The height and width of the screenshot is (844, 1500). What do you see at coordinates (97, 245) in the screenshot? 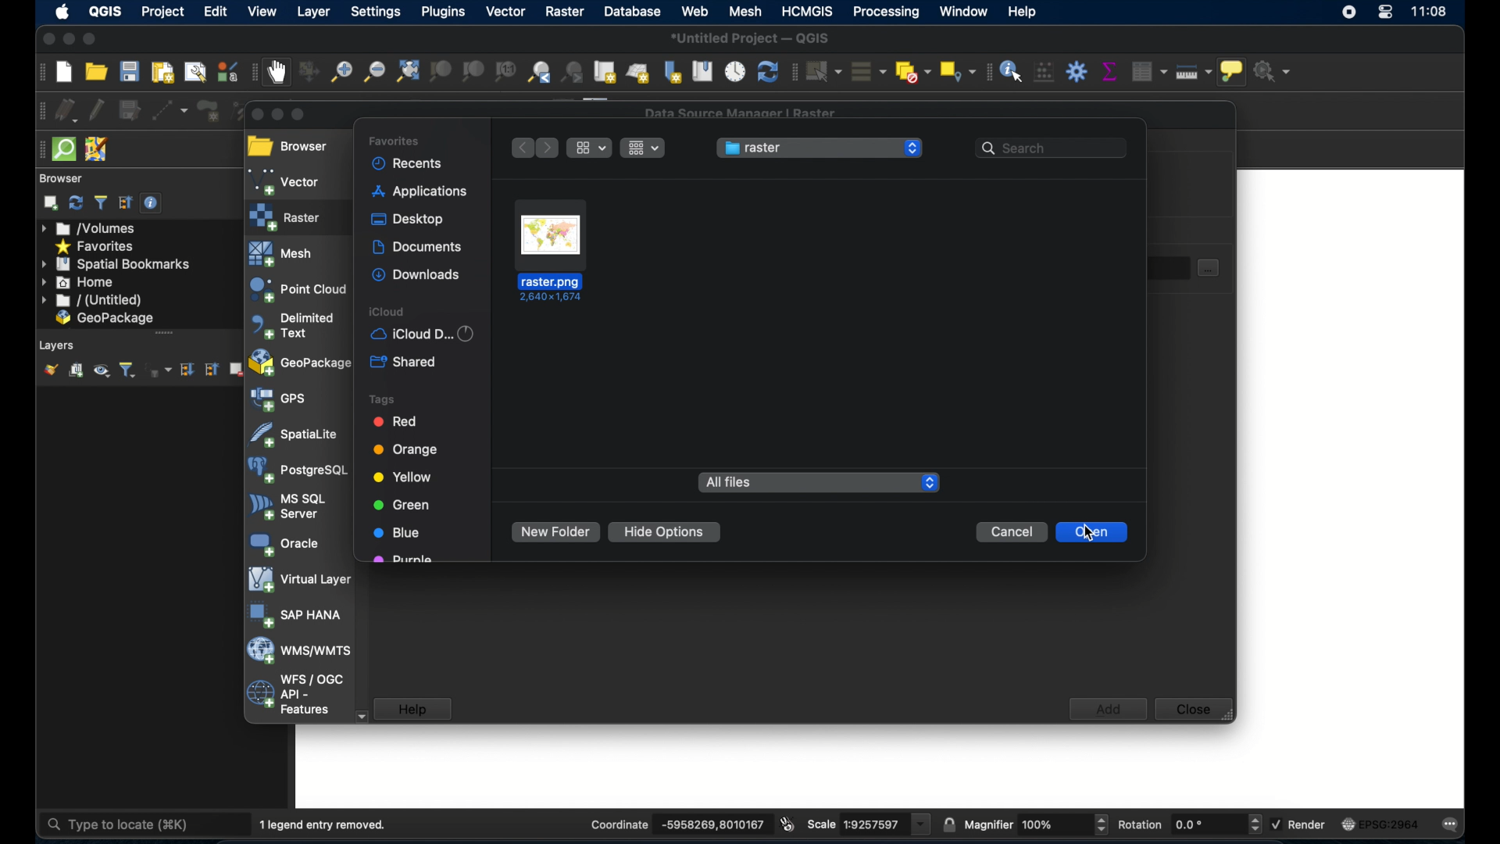
I see `favorites` at bounding box center [97, 245].